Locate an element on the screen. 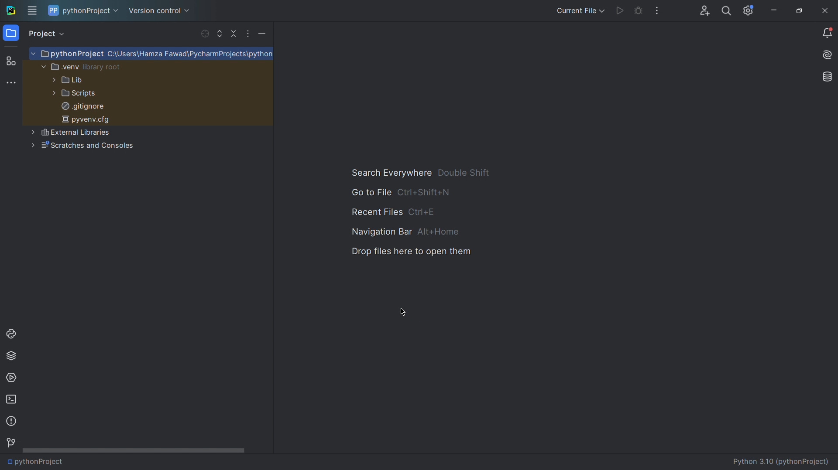 The height and width of the screenshot is (470, 838). minimize is located at coordinates (263, 33).